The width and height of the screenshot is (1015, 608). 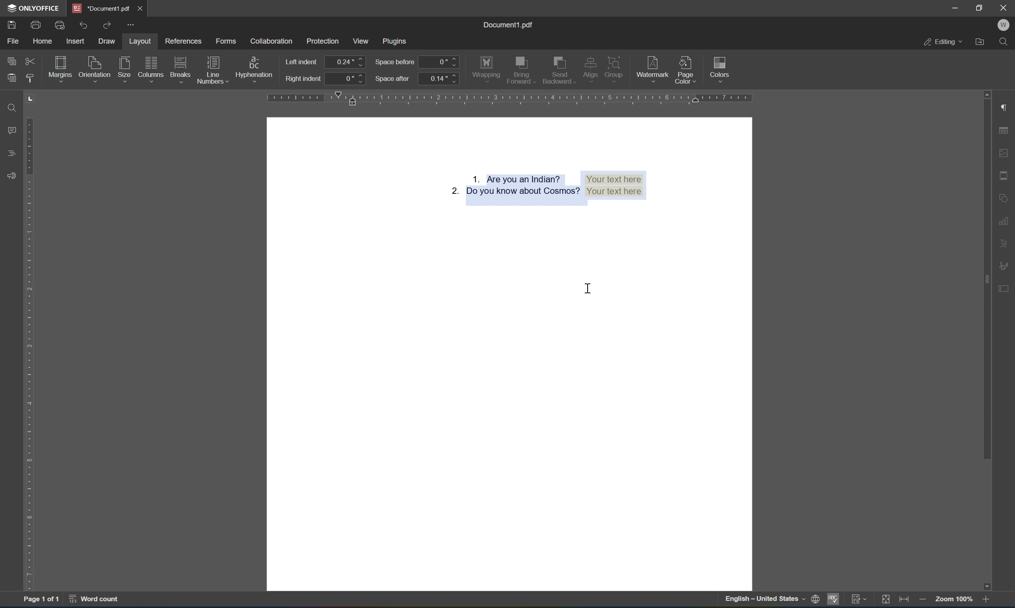 What do you see at coordinates (346, 62) in the screenshot?
I see `0.24` at bounding box center [346, 62].